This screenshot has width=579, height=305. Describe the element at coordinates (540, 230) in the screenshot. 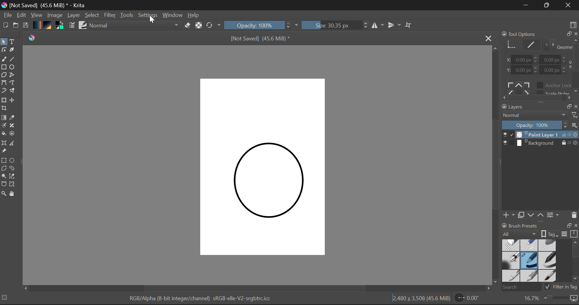

I see `Brush Presets Docket Tab` at that location.